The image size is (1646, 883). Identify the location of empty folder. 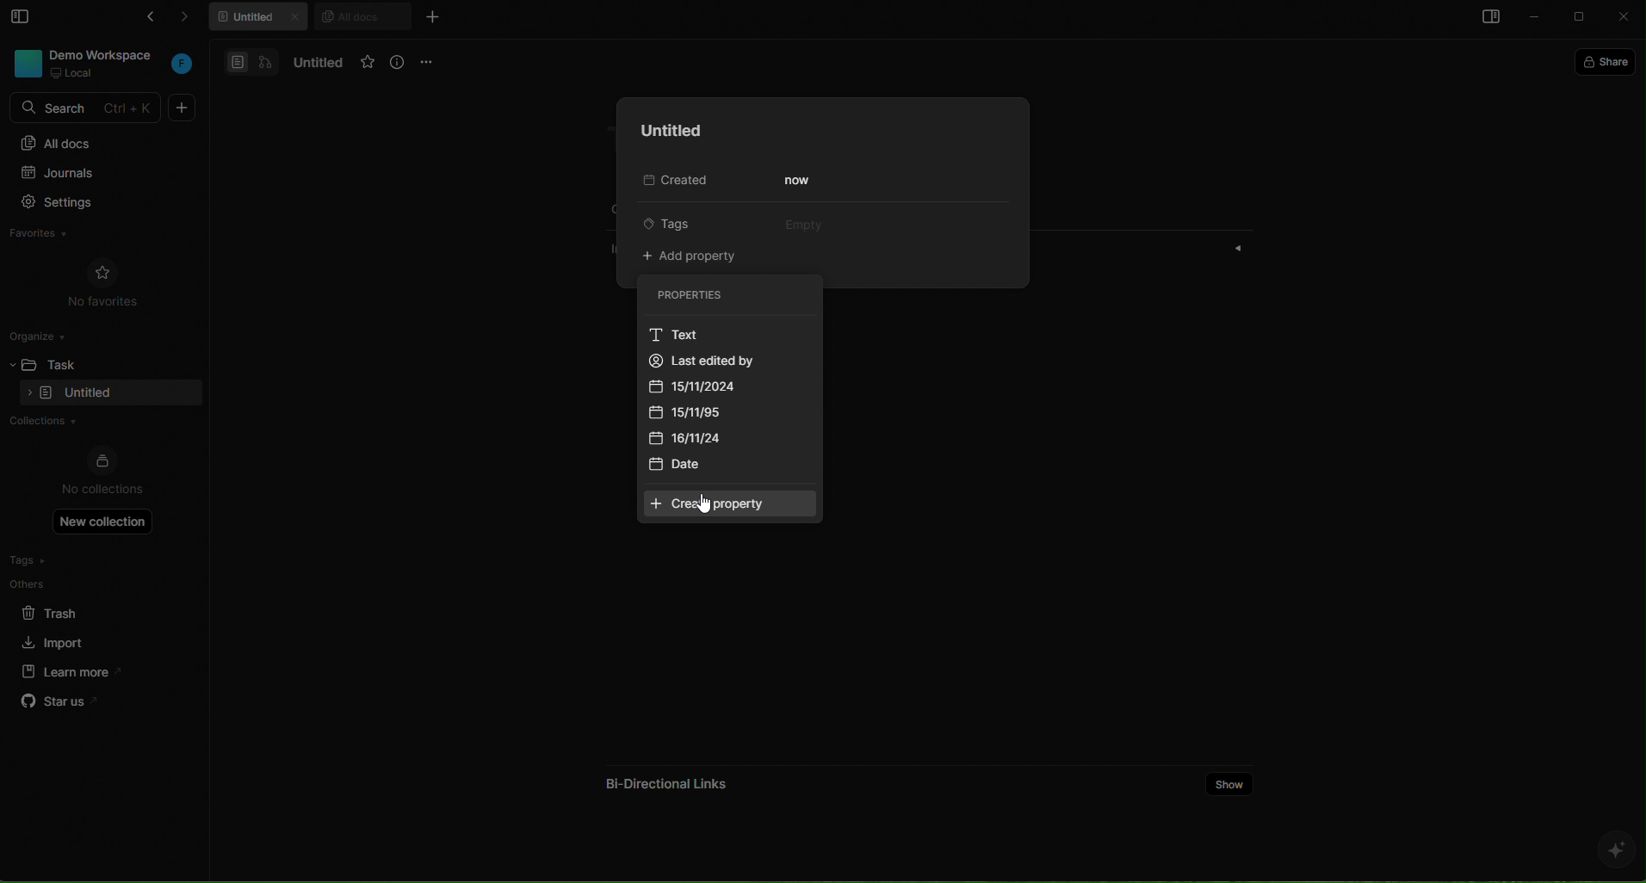
(89, 394).